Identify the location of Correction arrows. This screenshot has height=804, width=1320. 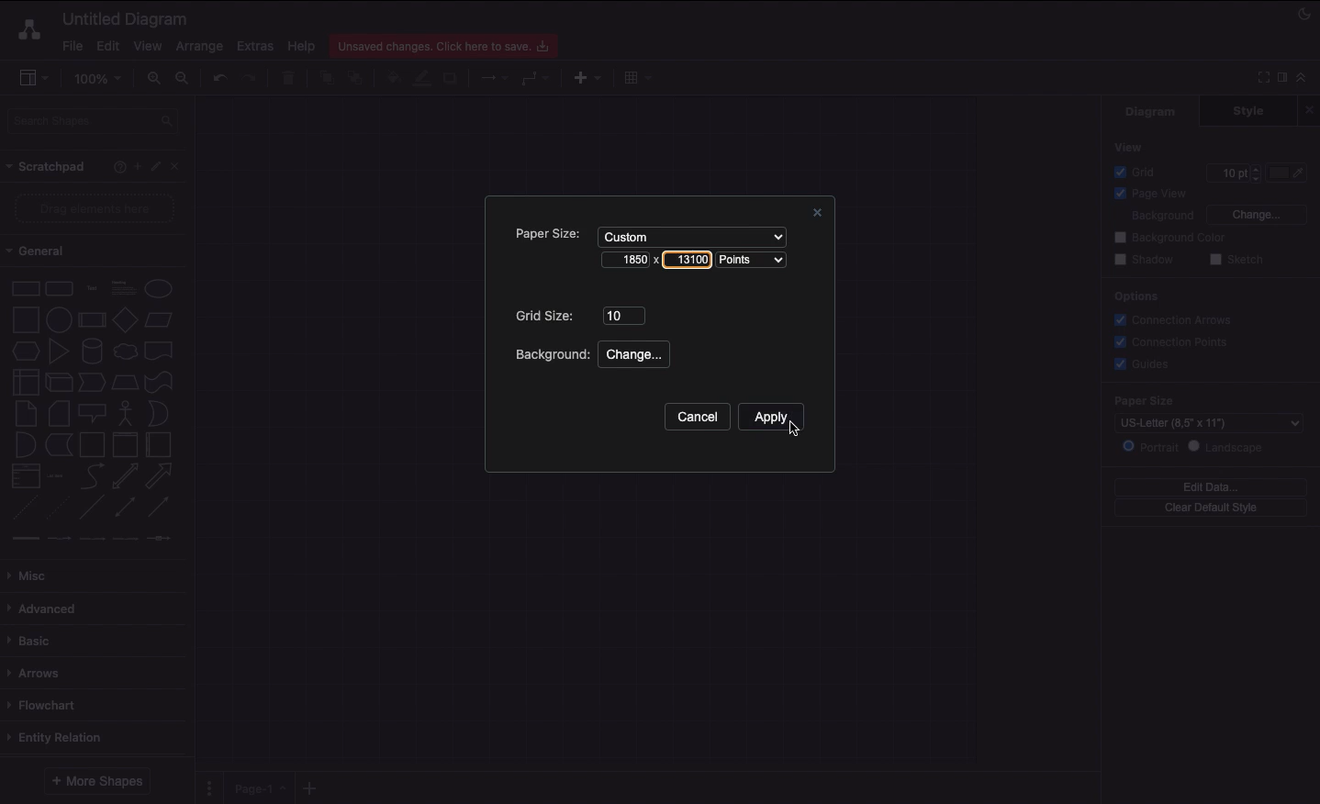
(1170, 318).